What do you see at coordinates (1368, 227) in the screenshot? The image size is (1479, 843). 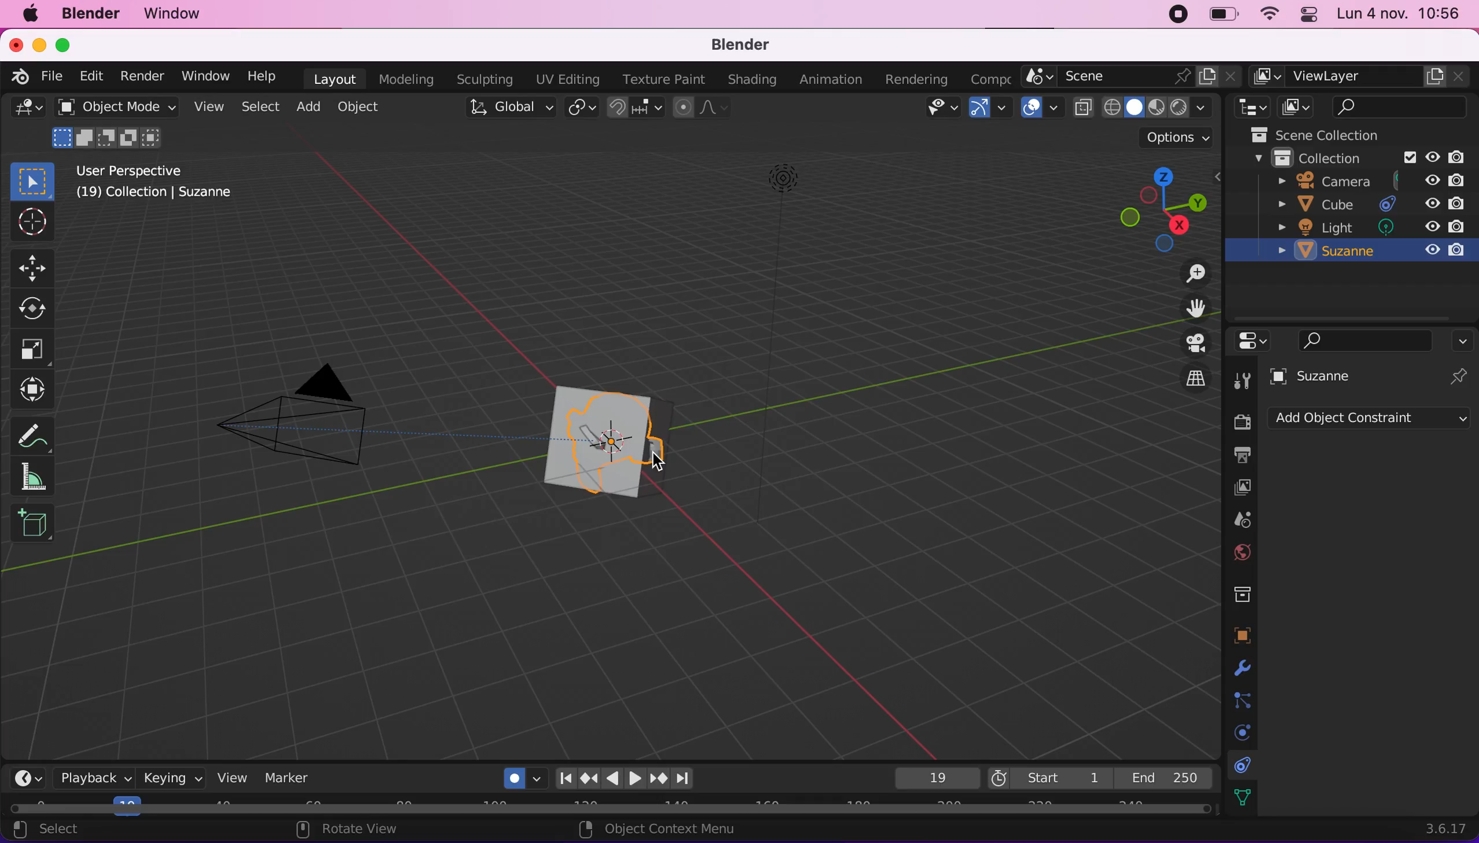 I see `light` at bounding box center [1368, 227].